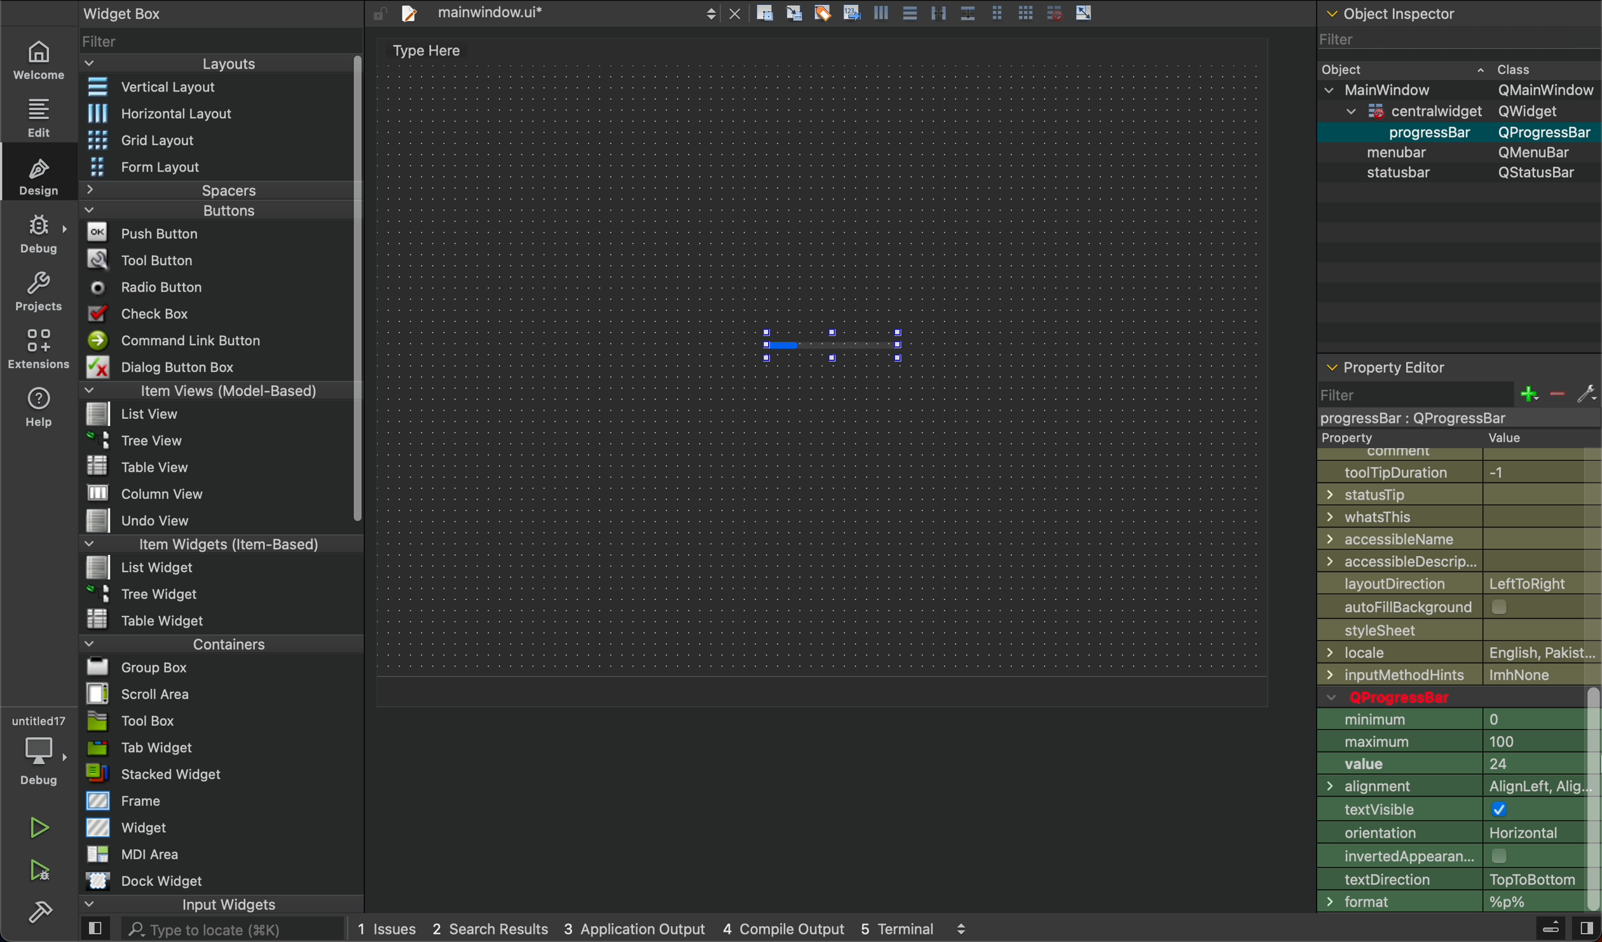 The image size is (1602, 942). I want to click on File, so click(130, 667).